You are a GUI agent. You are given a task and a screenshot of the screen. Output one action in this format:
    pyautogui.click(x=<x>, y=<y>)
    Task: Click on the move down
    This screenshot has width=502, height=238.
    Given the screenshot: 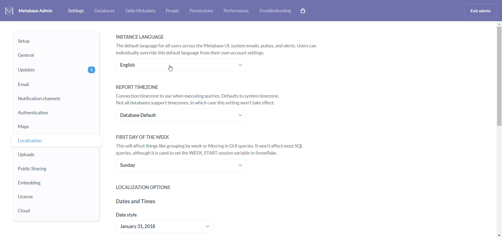 What is the action you would take?
    pyautogui.click(x=499, y=236)
    